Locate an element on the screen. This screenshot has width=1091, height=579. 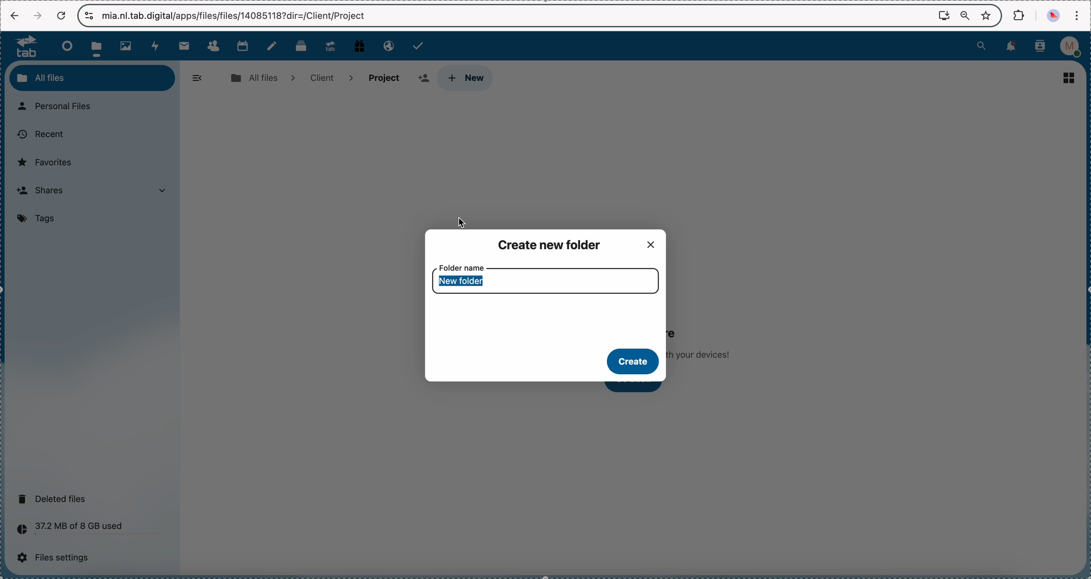
close is located at coordinates (654, 243).